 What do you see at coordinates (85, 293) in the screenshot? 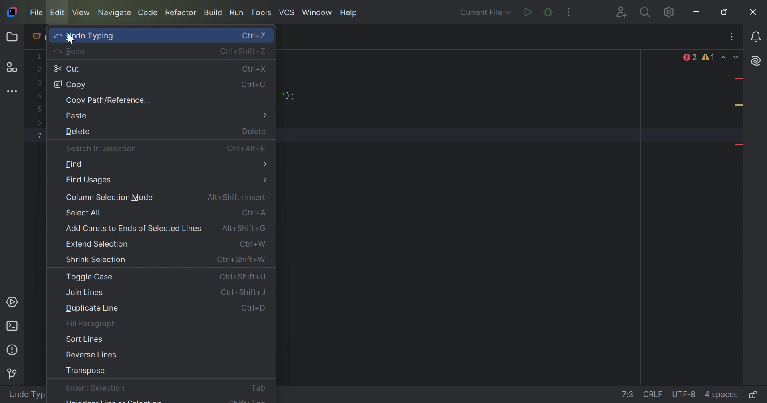
I see `Join Lines` at bounding box center [85, 293].